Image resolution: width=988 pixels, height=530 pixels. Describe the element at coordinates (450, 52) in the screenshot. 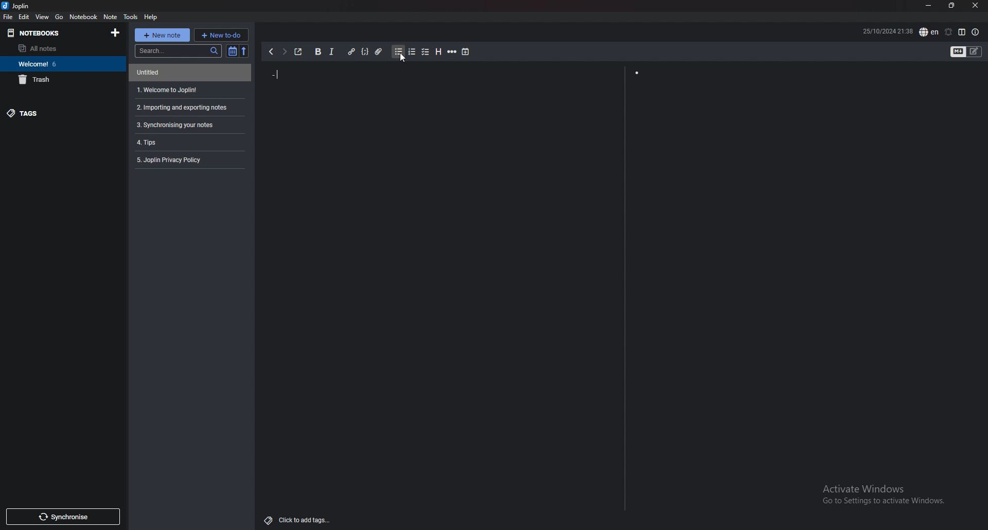

I see `Horizontal rule` at that location.